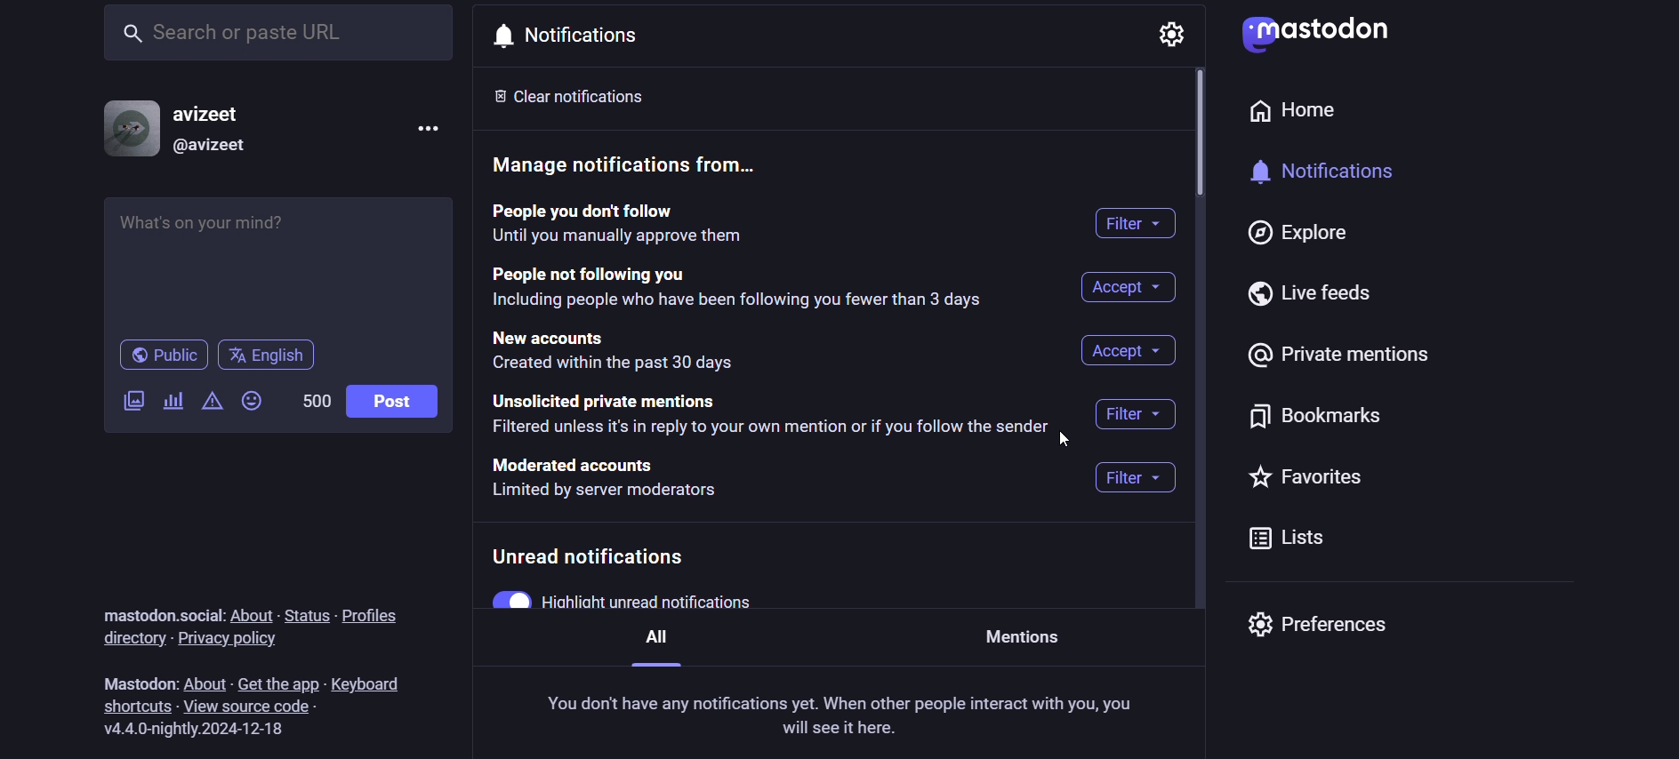  I want to click on All, so click(652, 647).